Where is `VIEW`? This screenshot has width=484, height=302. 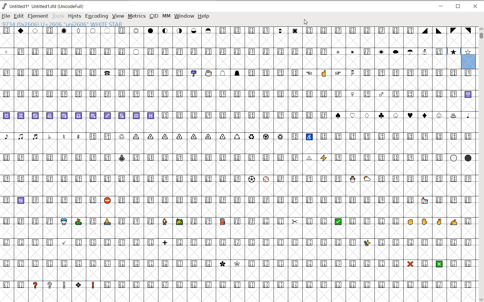
VIEW is located at coordinates (117, 16).